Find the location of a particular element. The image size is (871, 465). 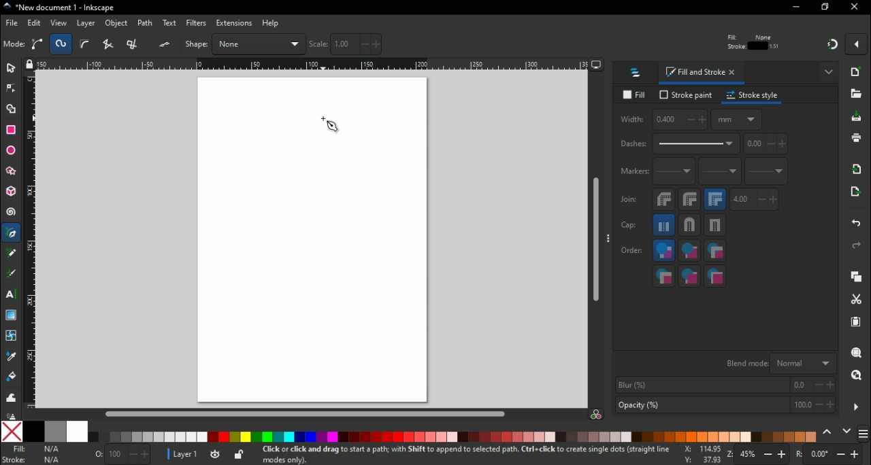

shortcuts and notifications is located at coordinates (462, 453).